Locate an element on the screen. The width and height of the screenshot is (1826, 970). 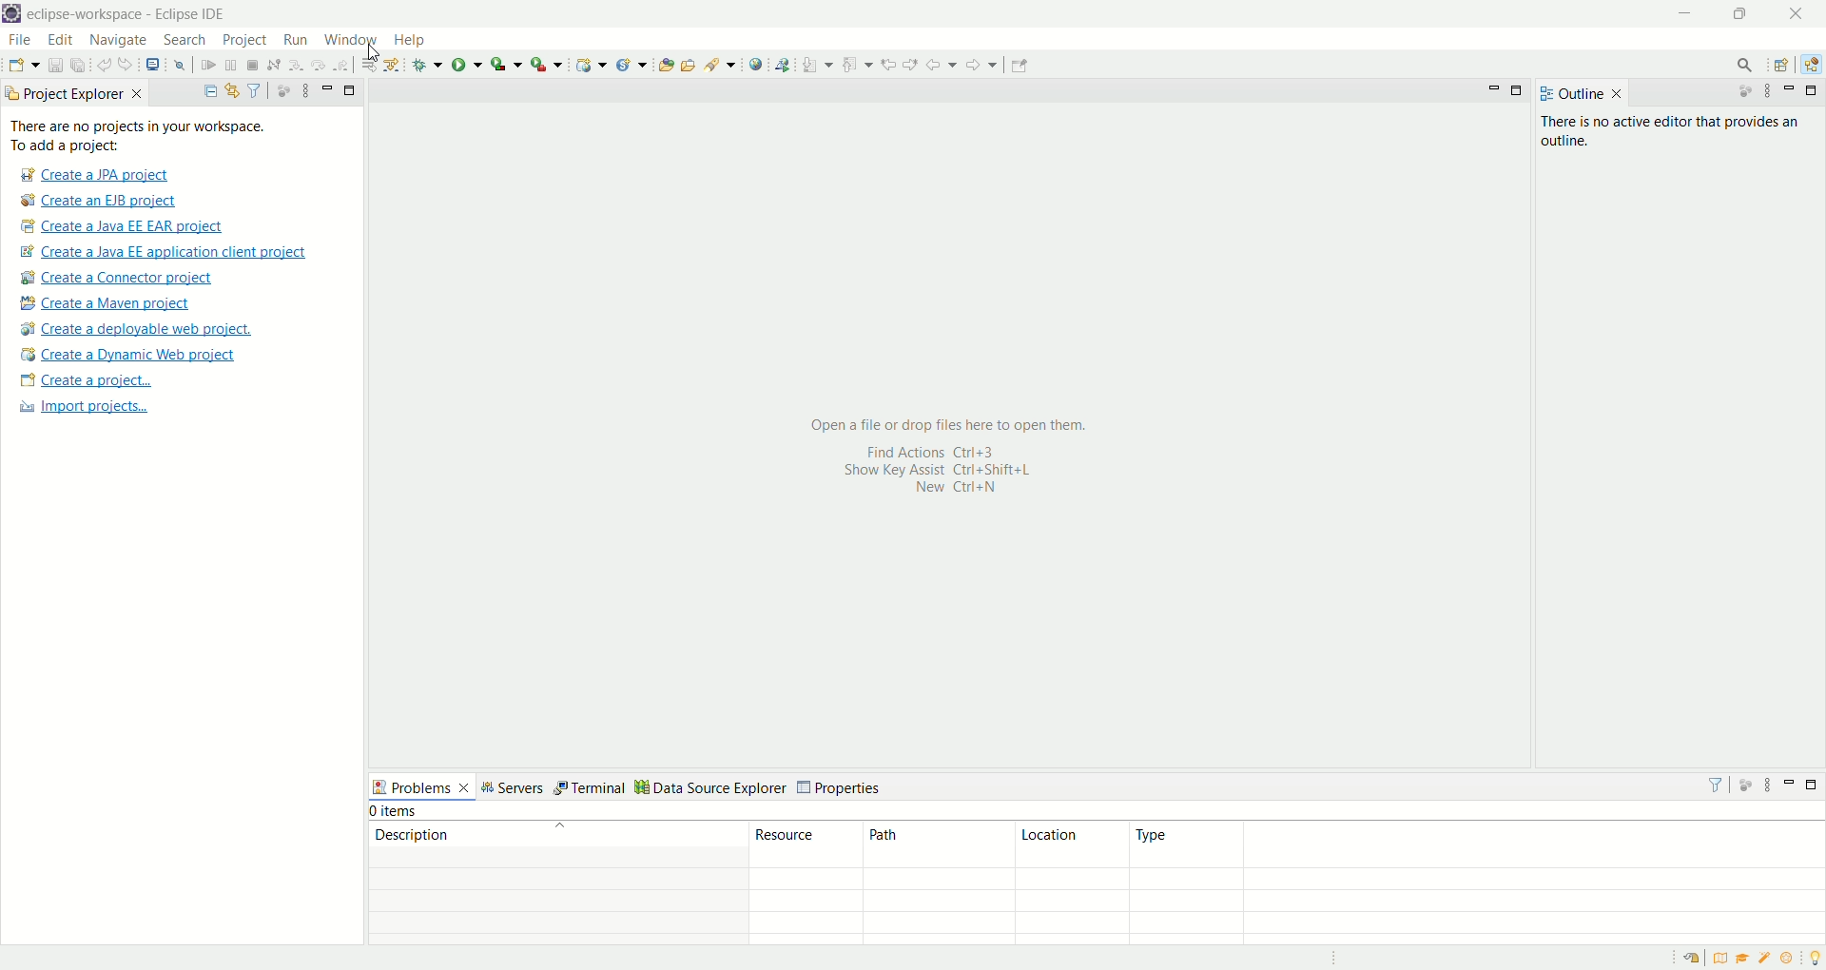
focus on active task is located at coordinates (1746, 786).